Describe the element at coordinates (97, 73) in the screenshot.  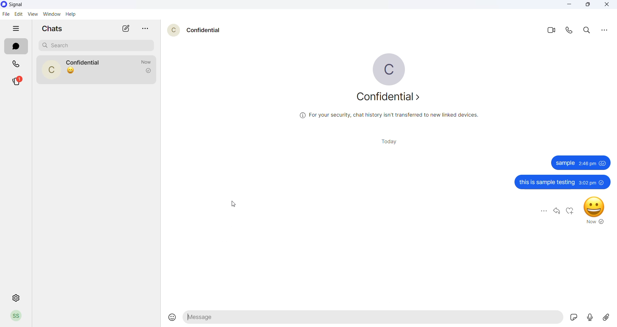
I see `last message` at that location.